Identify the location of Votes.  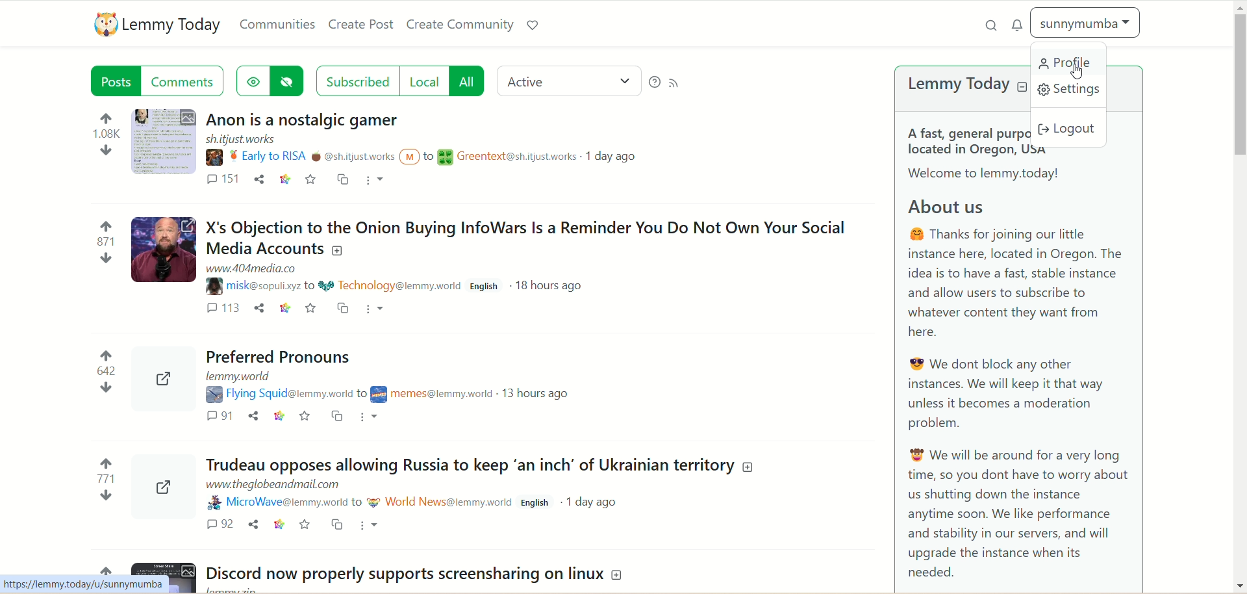
(104, 373).